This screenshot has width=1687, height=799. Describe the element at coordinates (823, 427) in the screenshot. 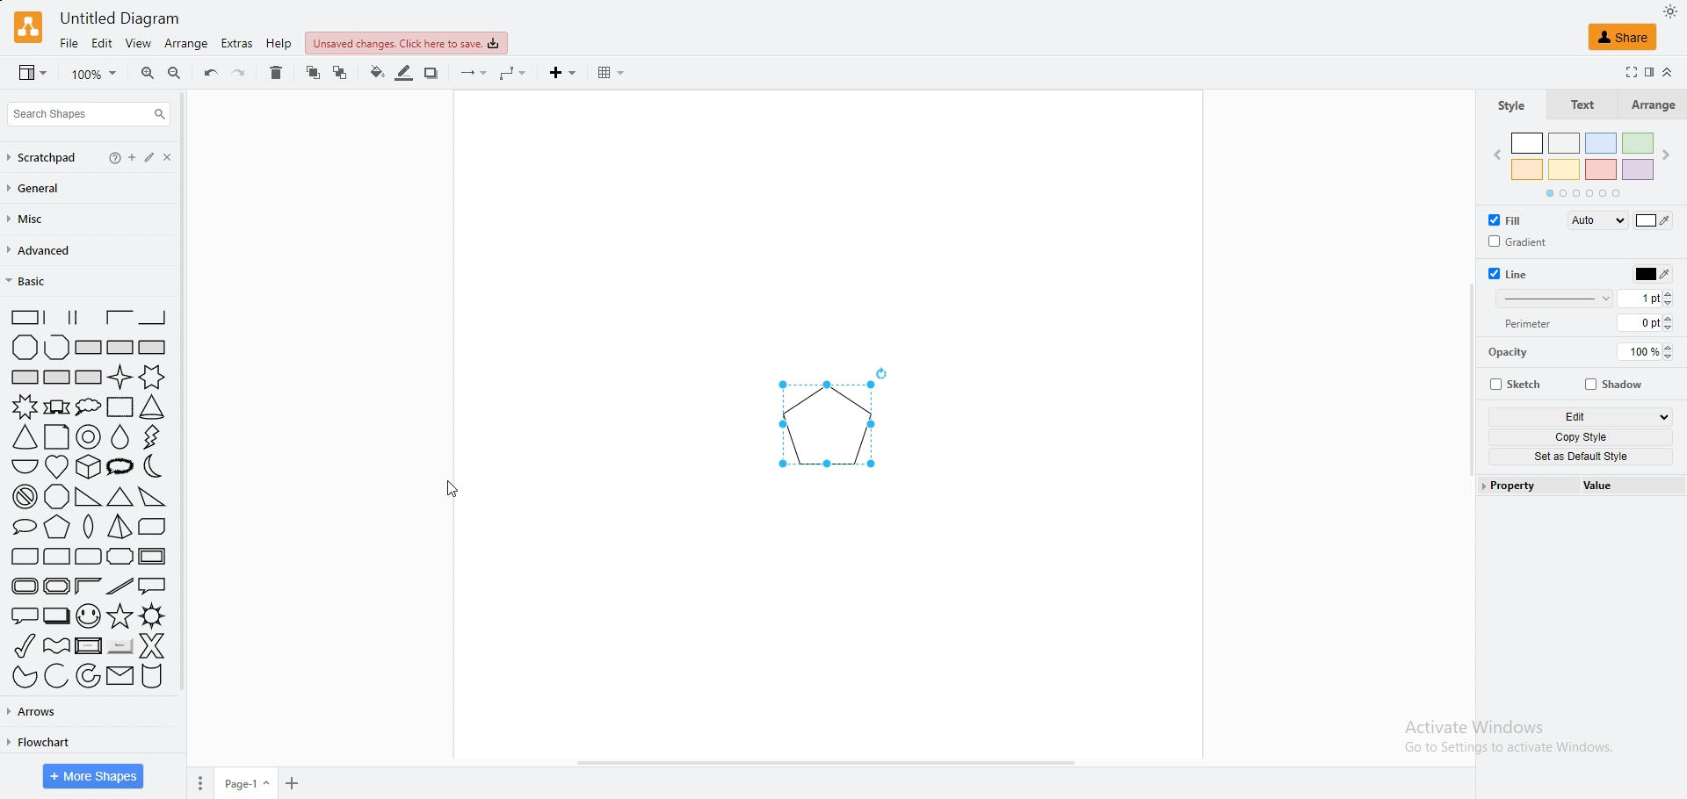

I see `pentagon` at that location.